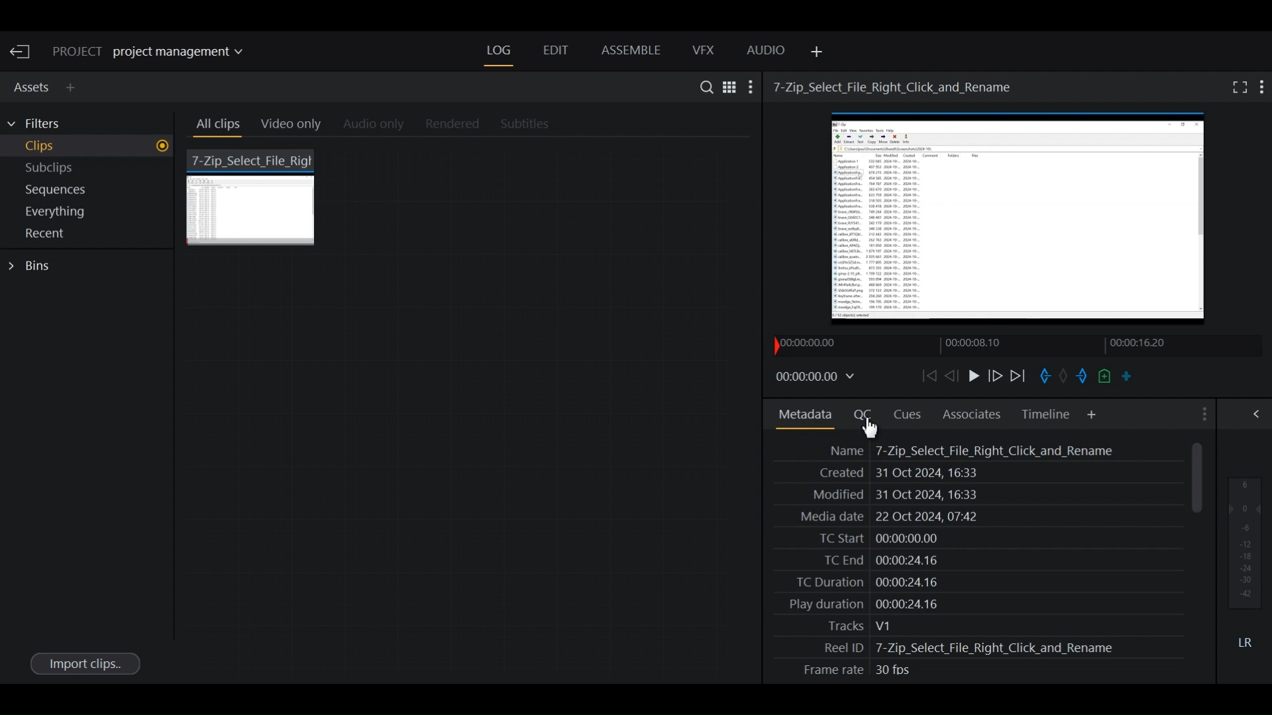 This screenshot has height=715, width=1272. What do you see at coordinates (33, 266) in the screenshot?
I see `Bins` at bounding box center [33, 266].